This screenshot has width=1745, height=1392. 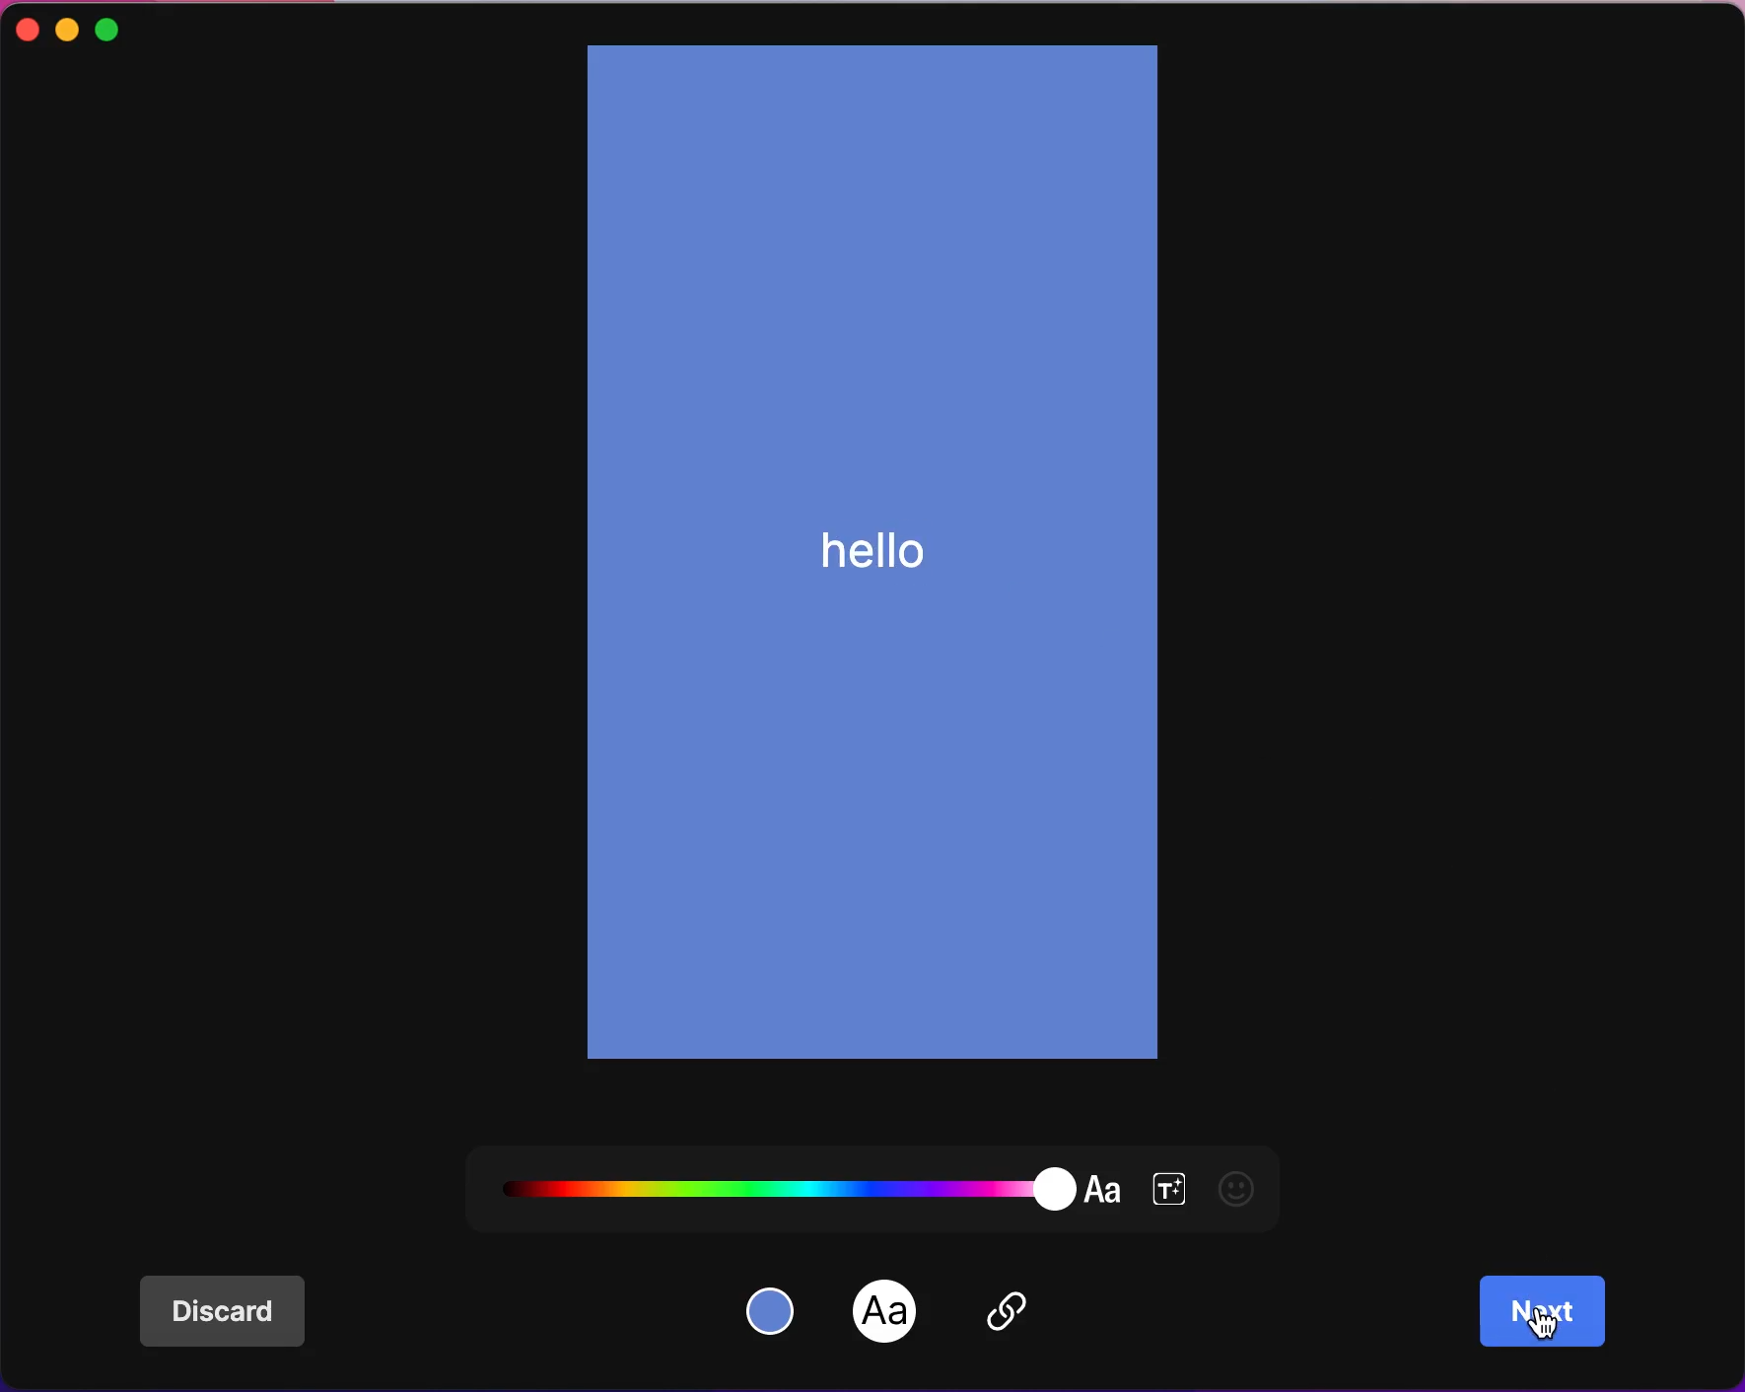 I want to click on discard, so click(x=234, y=1313).